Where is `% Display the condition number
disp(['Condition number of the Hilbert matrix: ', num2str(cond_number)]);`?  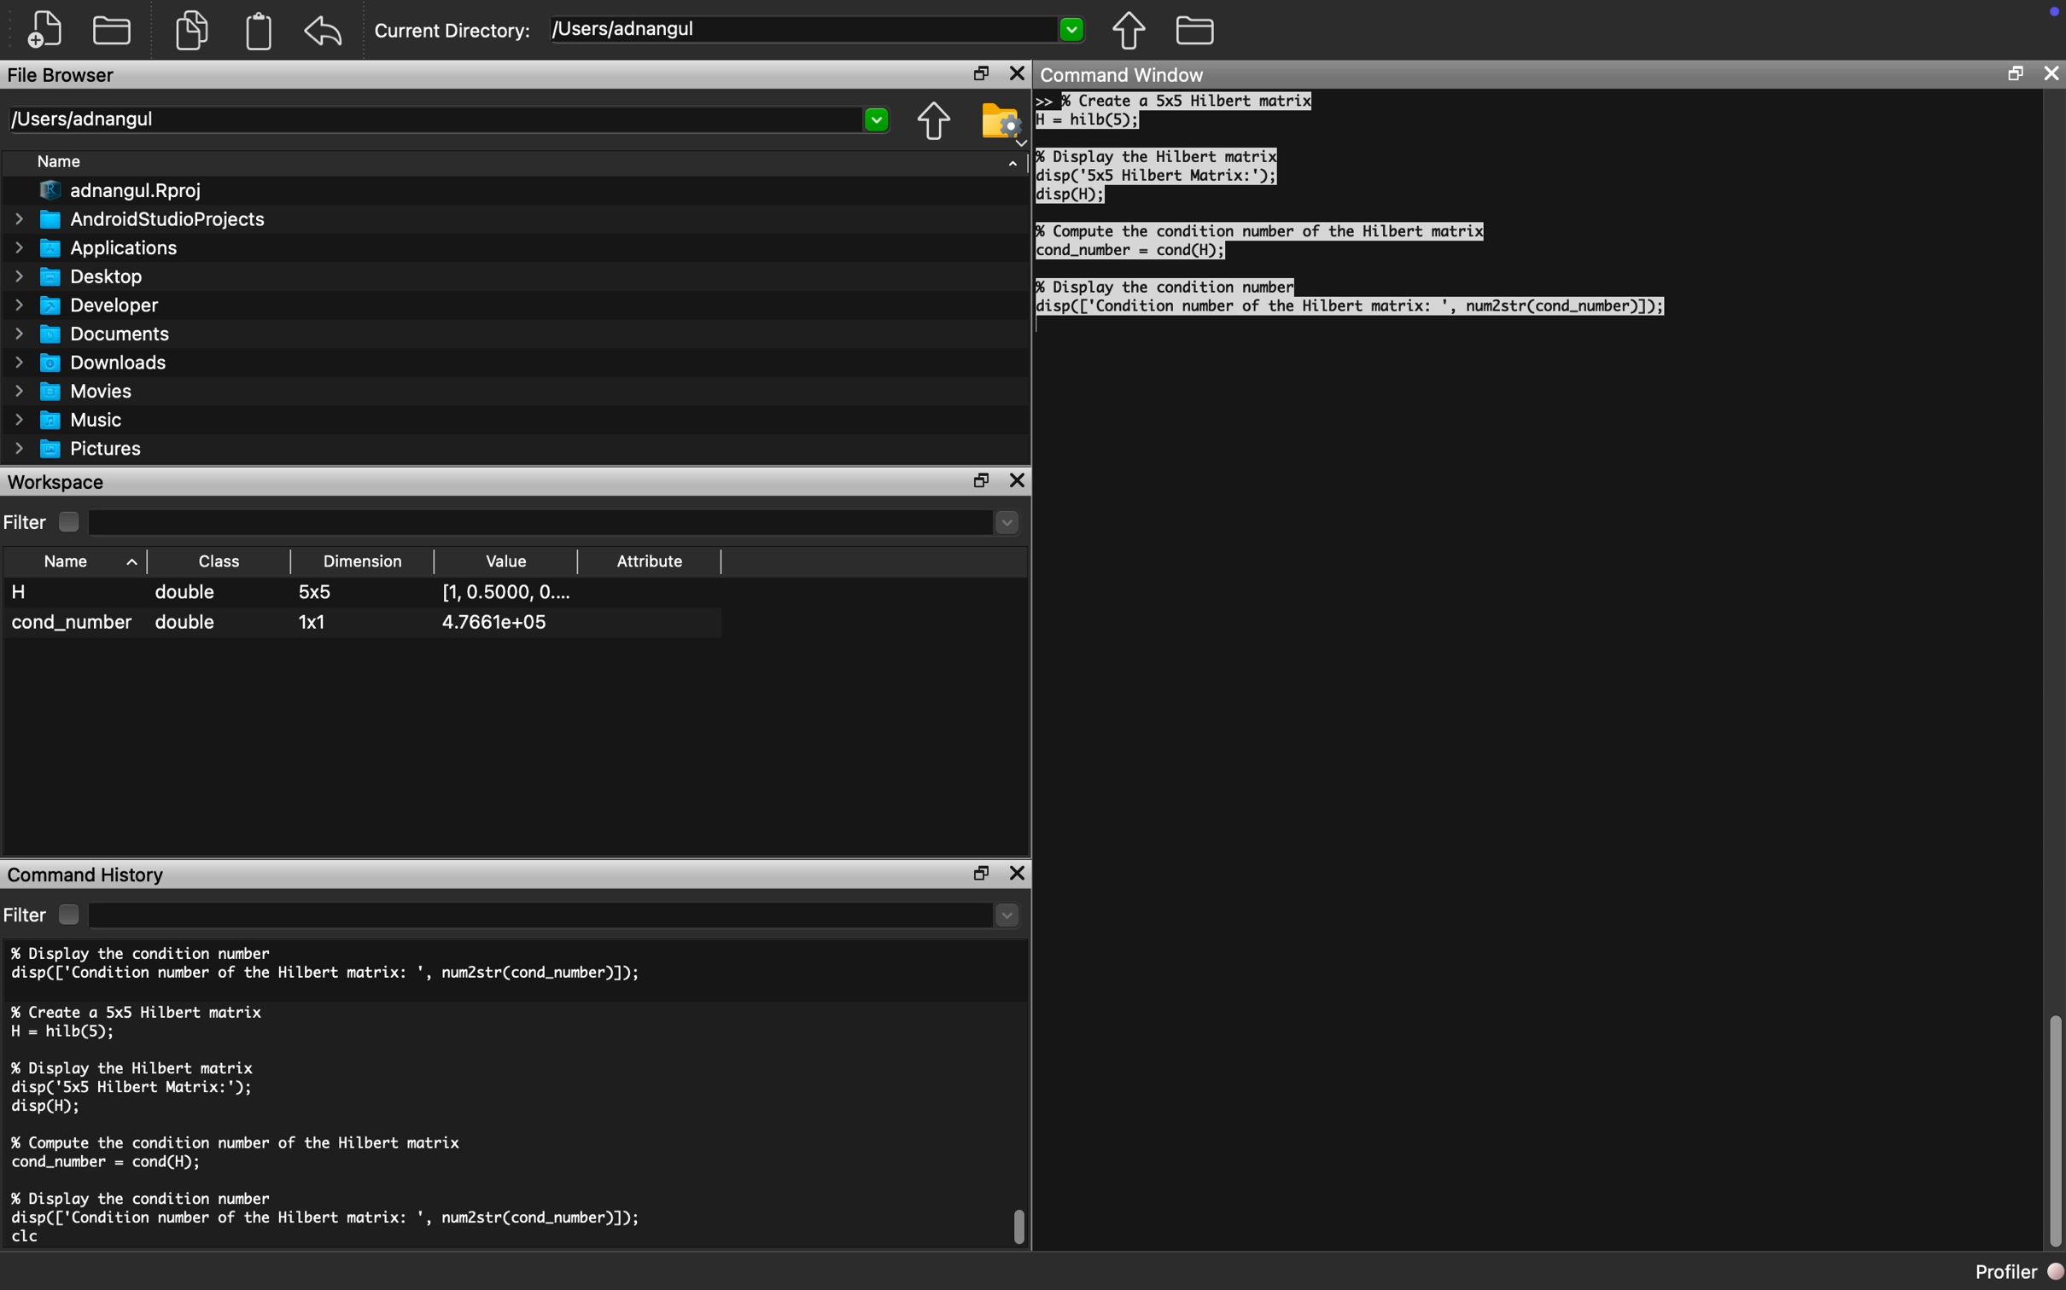 % Display the condition number
disp(['Condition number of the Hilbert matrix: ', num2str(cond_number)]); is located at coordinates (336, 969).